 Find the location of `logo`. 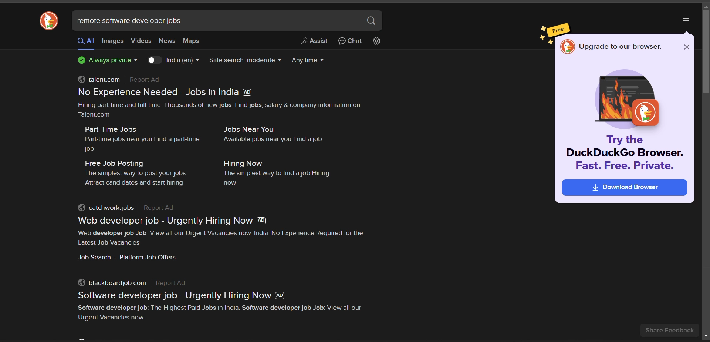

logo is located at coordinates (566, 46).